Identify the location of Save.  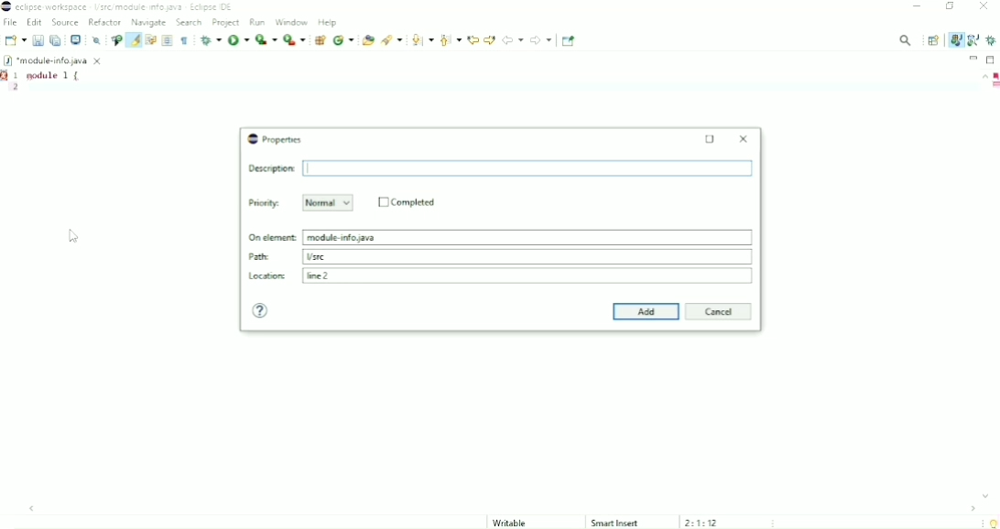
(38, 40).